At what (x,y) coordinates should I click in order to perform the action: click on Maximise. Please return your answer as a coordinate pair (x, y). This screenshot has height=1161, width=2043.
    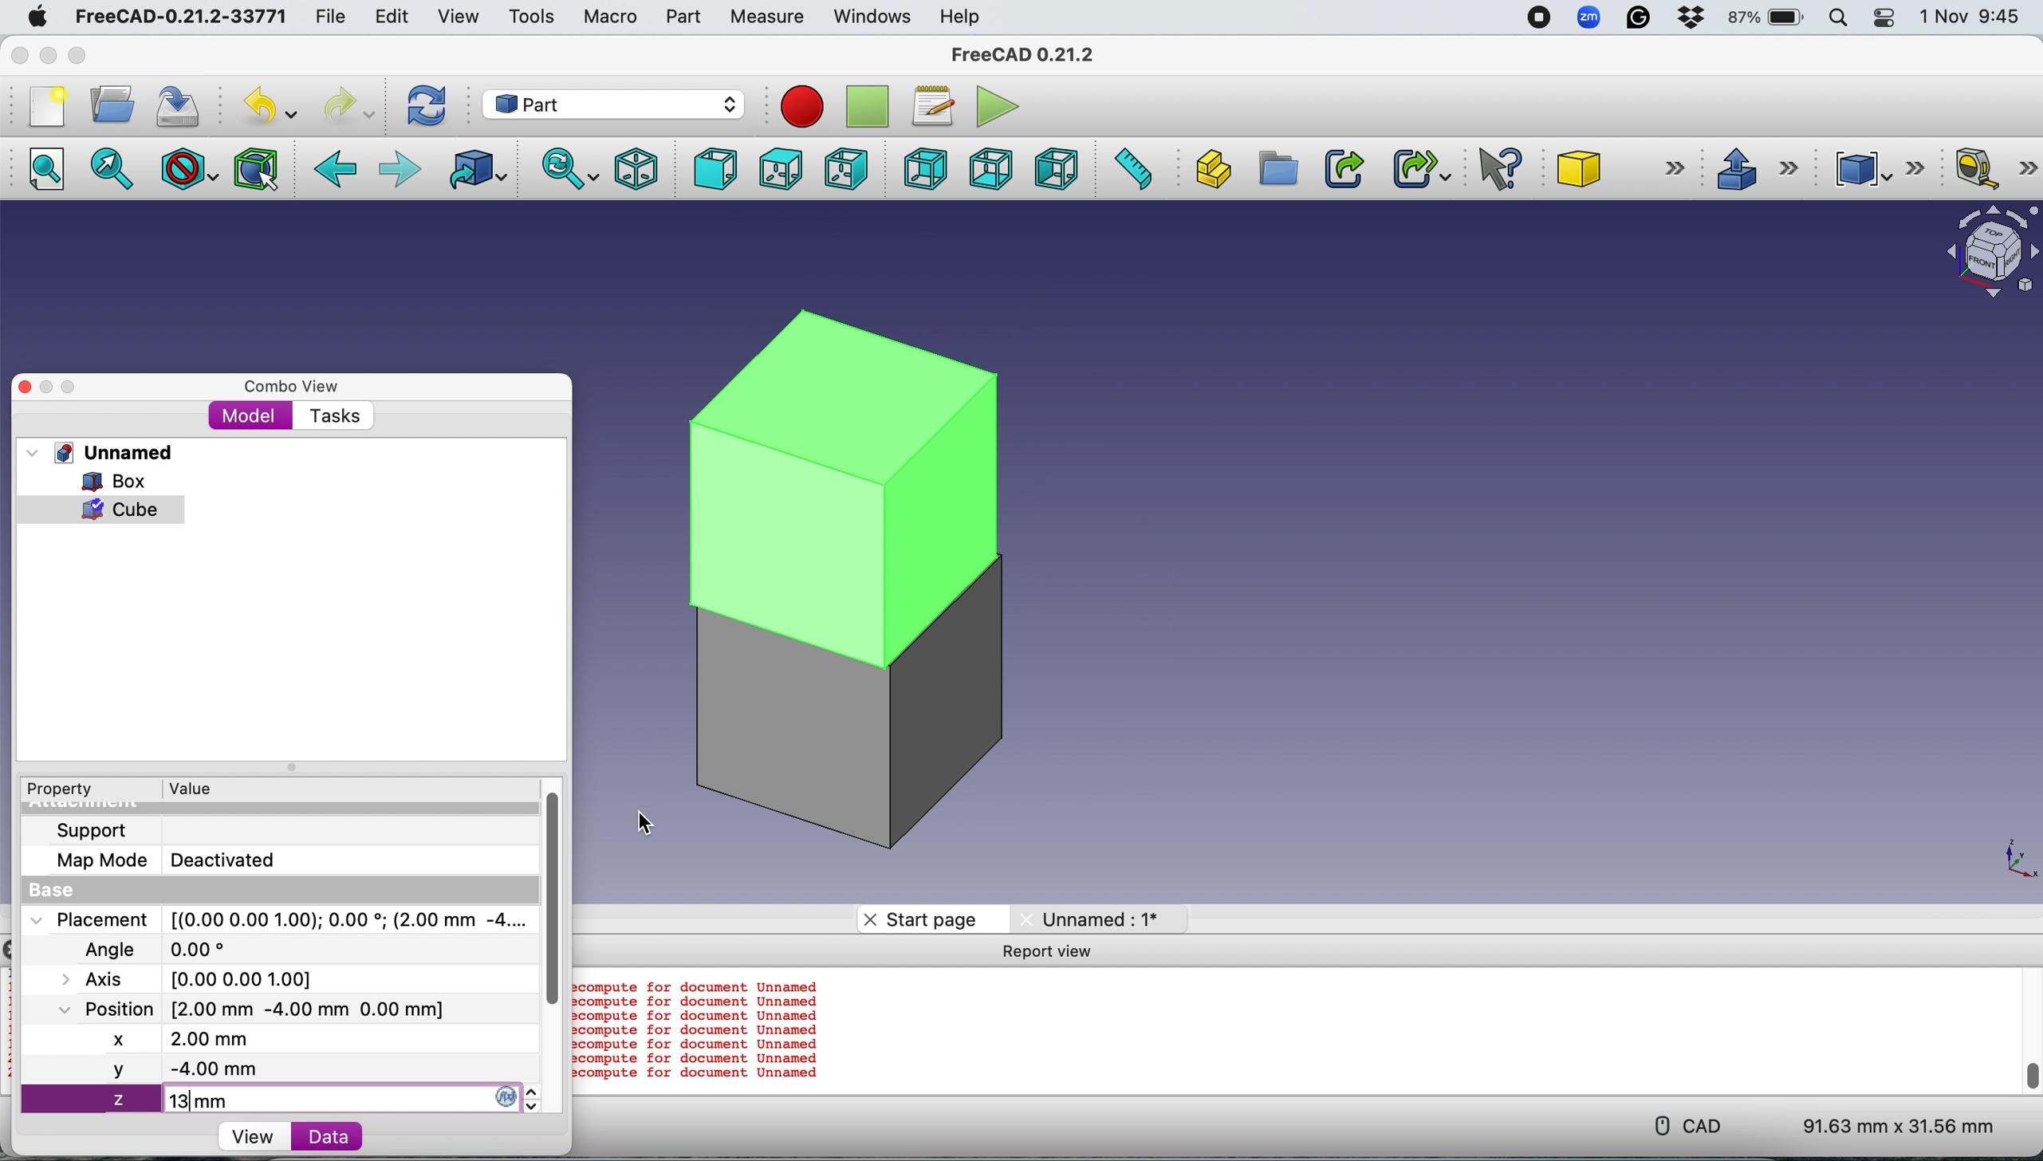
    Looking at the image, I should click on (78, 56).